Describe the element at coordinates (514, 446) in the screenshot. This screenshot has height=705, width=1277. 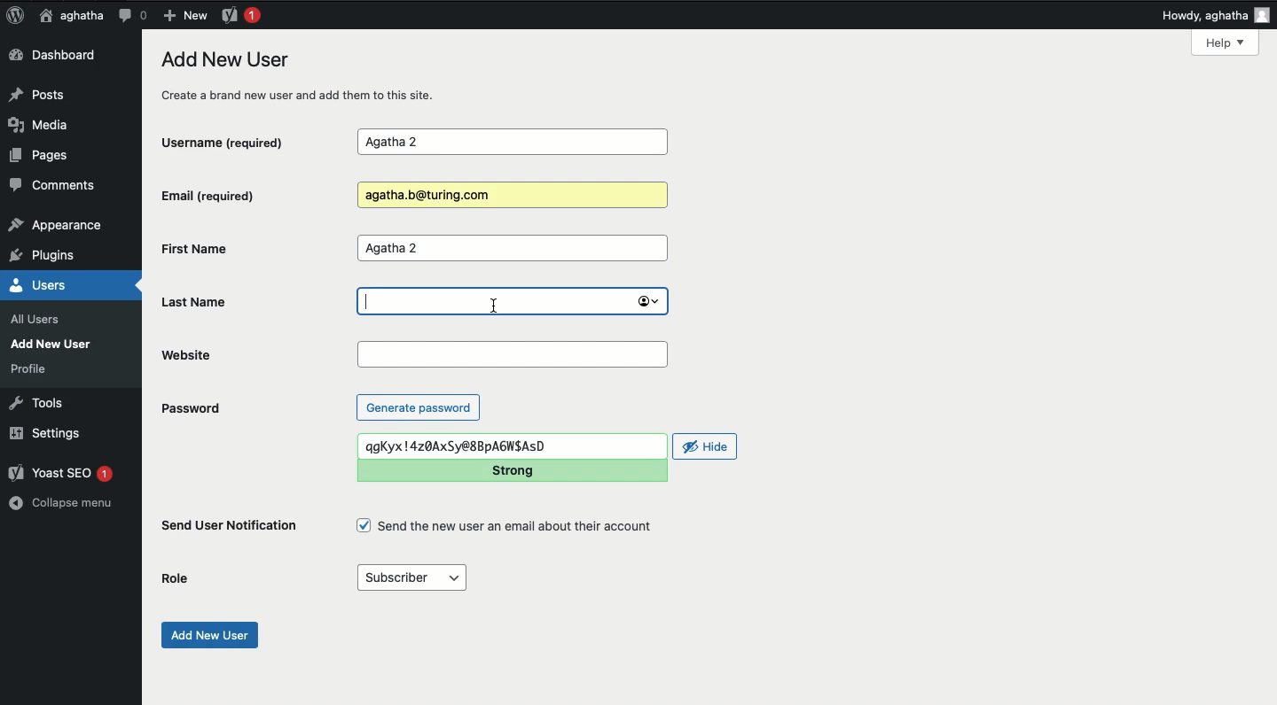
I see `qgKyx !4z0AxSy@8BpA6W$AsD i` at that location.